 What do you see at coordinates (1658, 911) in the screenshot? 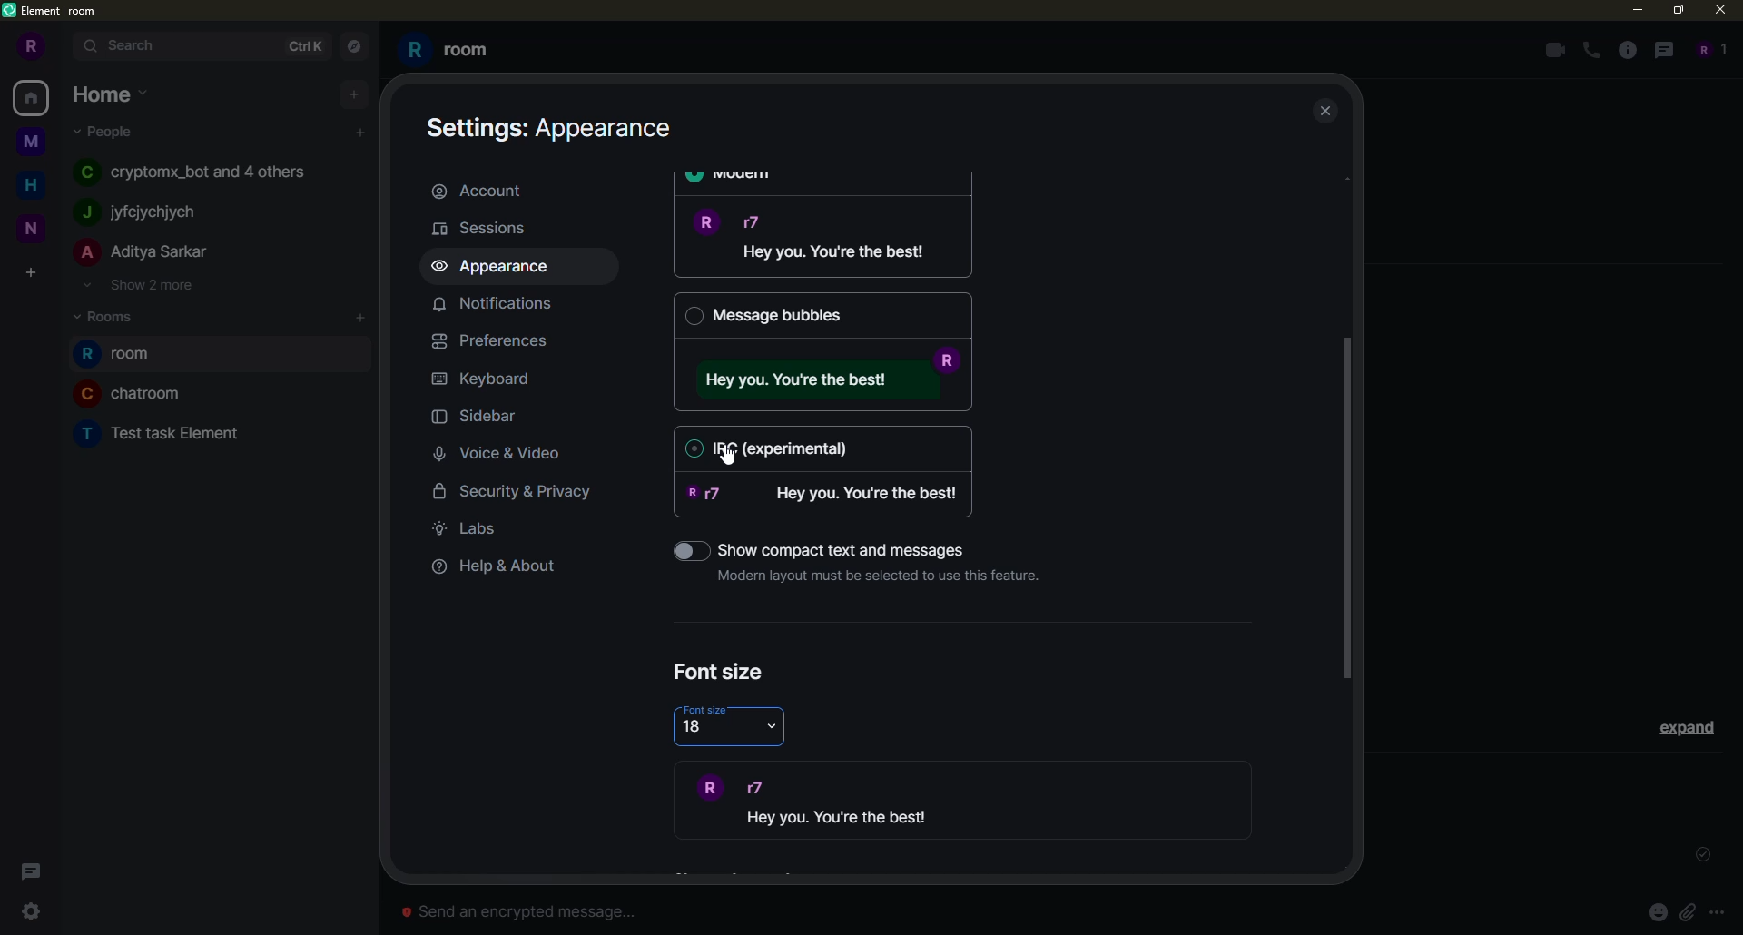
I see `emoji` at bounding box center [1658, 911].